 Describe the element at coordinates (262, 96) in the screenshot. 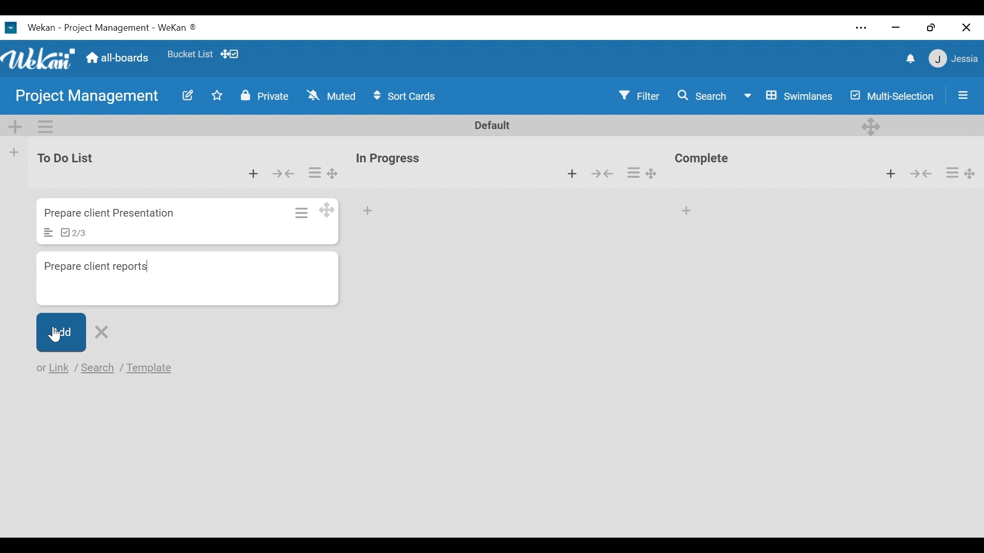

I see `Private` at that location.